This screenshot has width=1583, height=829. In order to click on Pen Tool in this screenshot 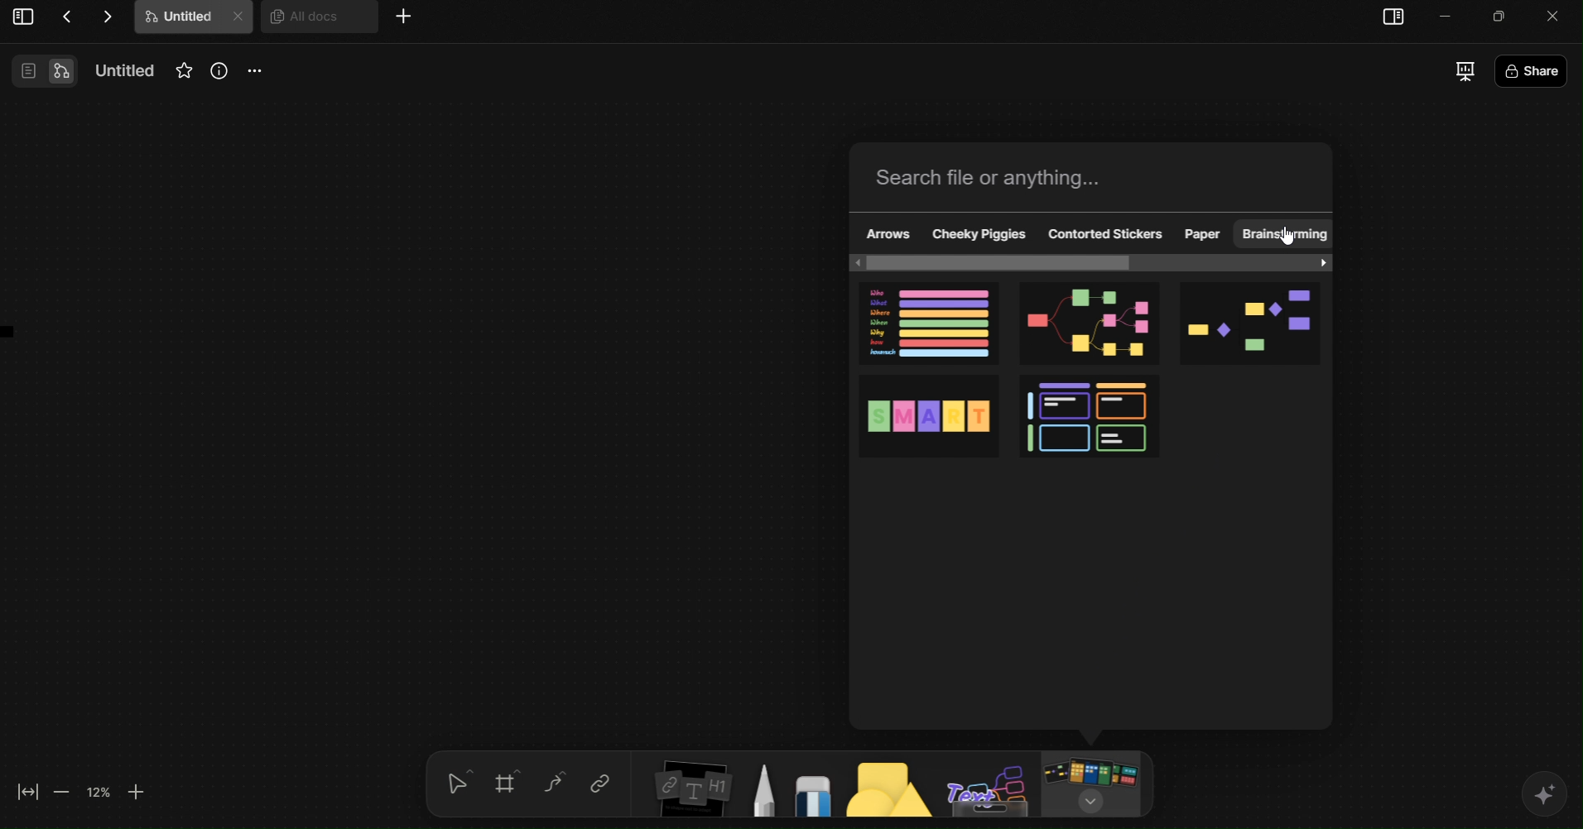, I will do `click(763, 788)`.